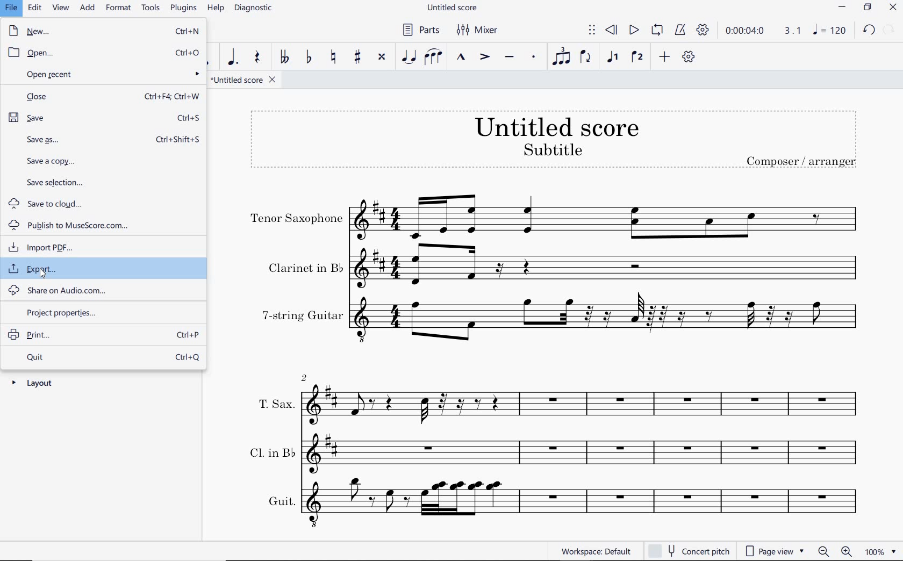  What do you see at coordinates (638, 57) in the screenshot?
I see `VOICE 2` at bounding box center [638, 57].